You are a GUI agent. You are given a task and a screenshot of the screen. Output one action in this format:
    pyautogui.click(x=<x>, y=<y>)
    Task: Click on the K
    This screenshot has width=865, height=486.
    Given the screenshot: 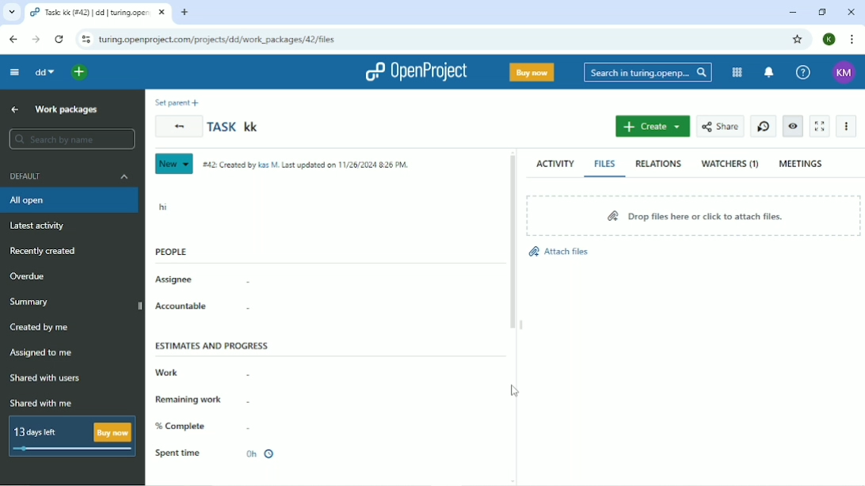 What is the action you would take?
    pyautogui.click(x=830, y=39)
    